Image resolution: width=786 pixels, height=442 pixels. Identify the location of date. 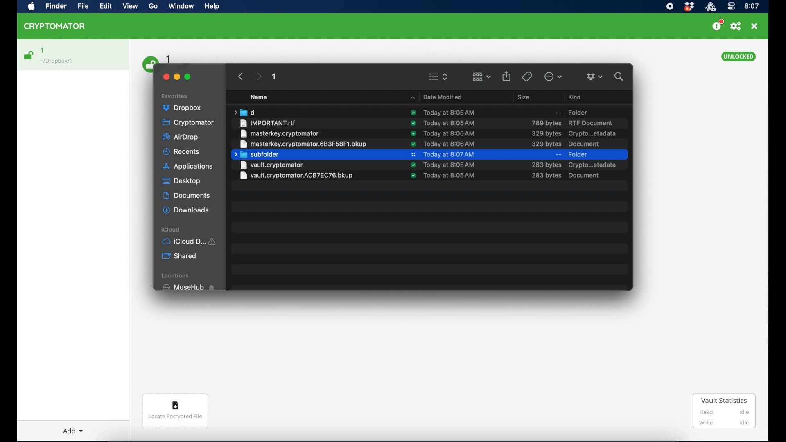
(452, 144).